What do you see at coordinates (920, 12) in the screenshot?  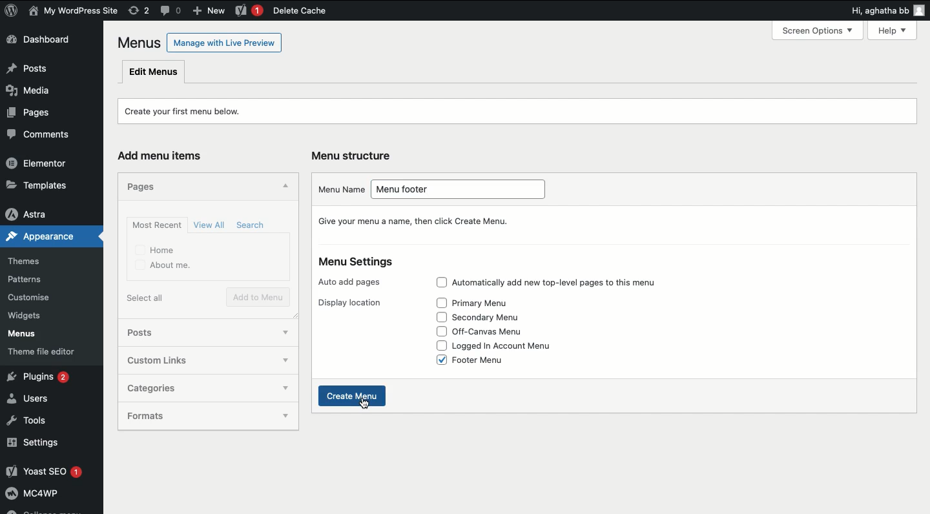 I see `user icon` at bounding box center [920, 12].